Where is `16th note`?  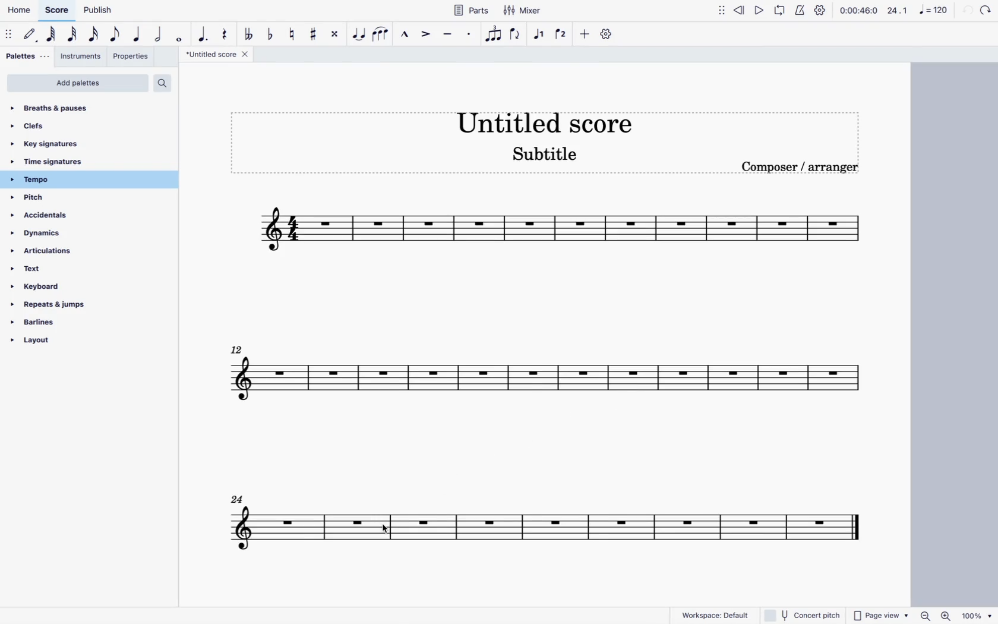
16th note is located at coordinates (94, 34).